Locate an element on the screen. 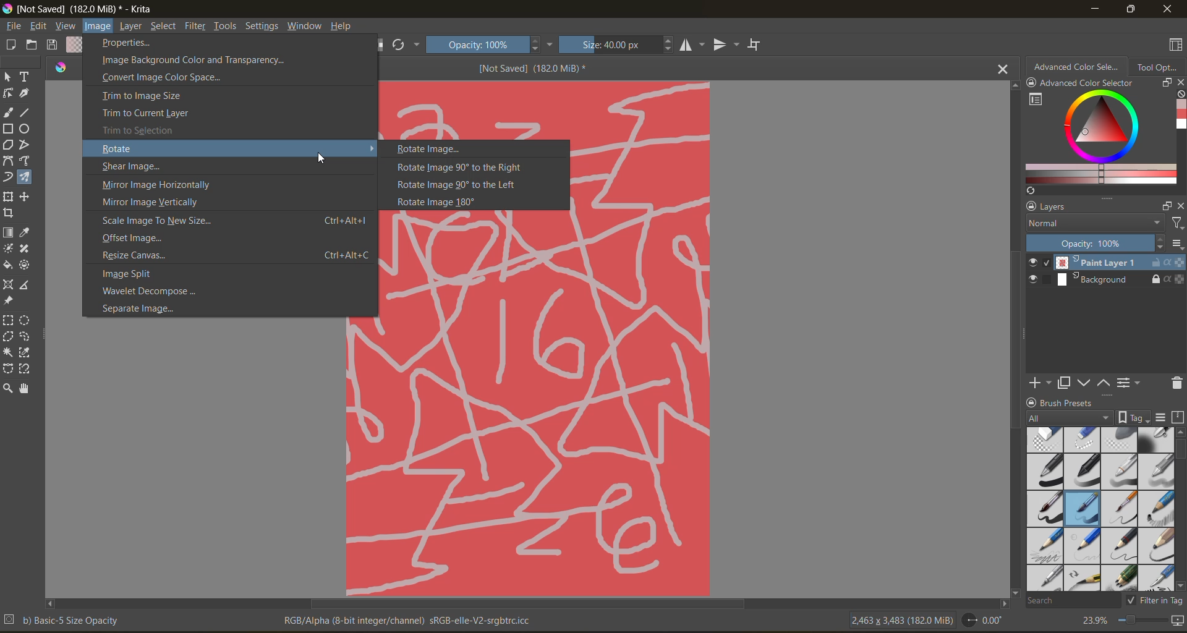 The width and height of the screenshot is (1187, 633). add is located at coordinates (1038, 381).